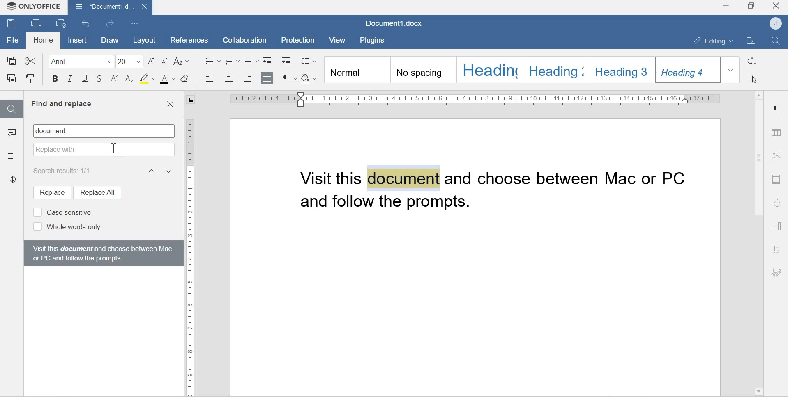 Image resolution: width=788 pixels, height=397 pixels. Describe the element at coordinates (70, 80) in the screenshot. I see `Itallics` at that location.